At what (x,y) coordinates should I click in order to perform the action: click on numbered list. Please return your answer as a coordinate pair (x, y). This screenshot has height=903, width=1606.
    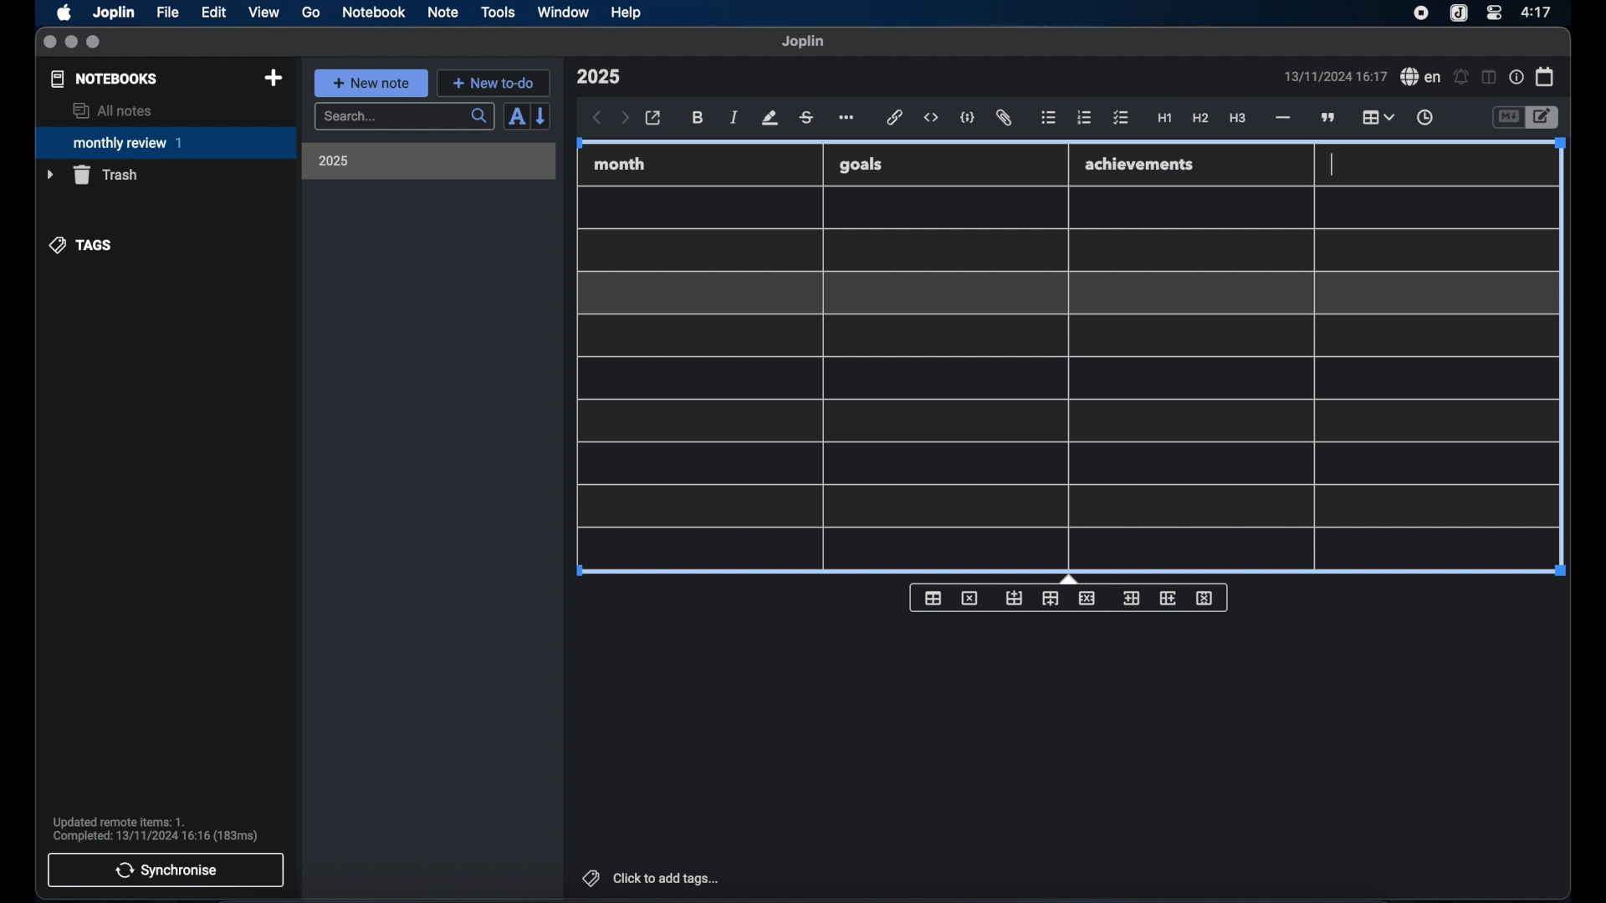
    Looking at the image, I should click on (1084, 117).